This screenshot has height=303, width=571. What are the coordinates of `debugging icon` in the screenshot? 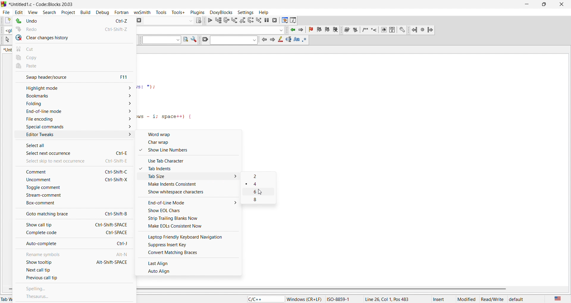 It's located at (243, 20).